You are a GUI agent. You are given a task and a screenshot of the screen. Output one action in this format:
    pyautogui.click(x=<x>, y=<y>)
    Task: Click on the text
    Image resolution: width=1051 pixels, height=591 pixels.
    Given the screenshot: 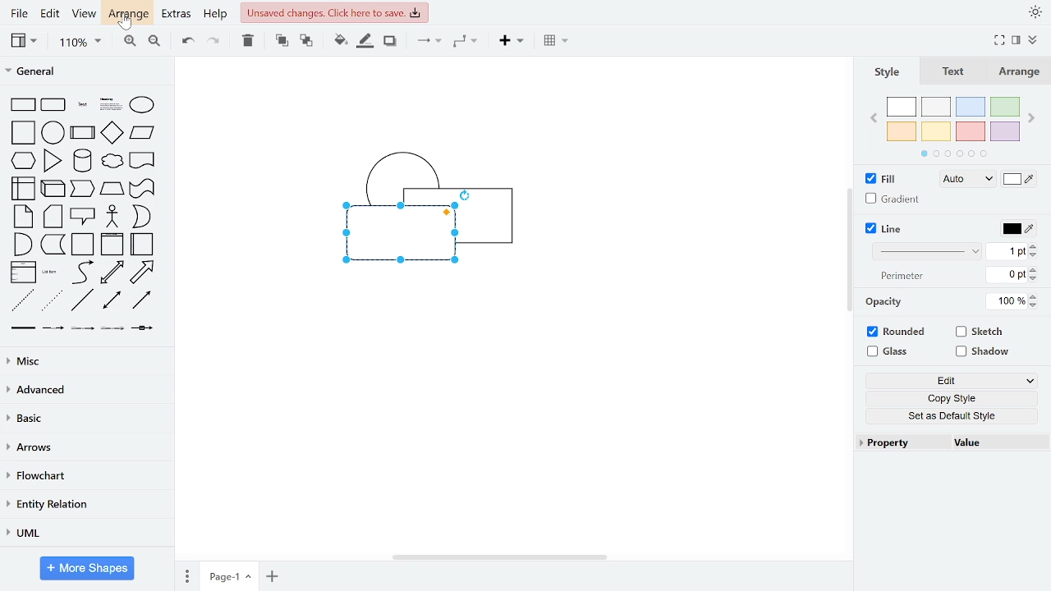 What is the action you would take?
    pyautogui.click(x=81, y=104)
    